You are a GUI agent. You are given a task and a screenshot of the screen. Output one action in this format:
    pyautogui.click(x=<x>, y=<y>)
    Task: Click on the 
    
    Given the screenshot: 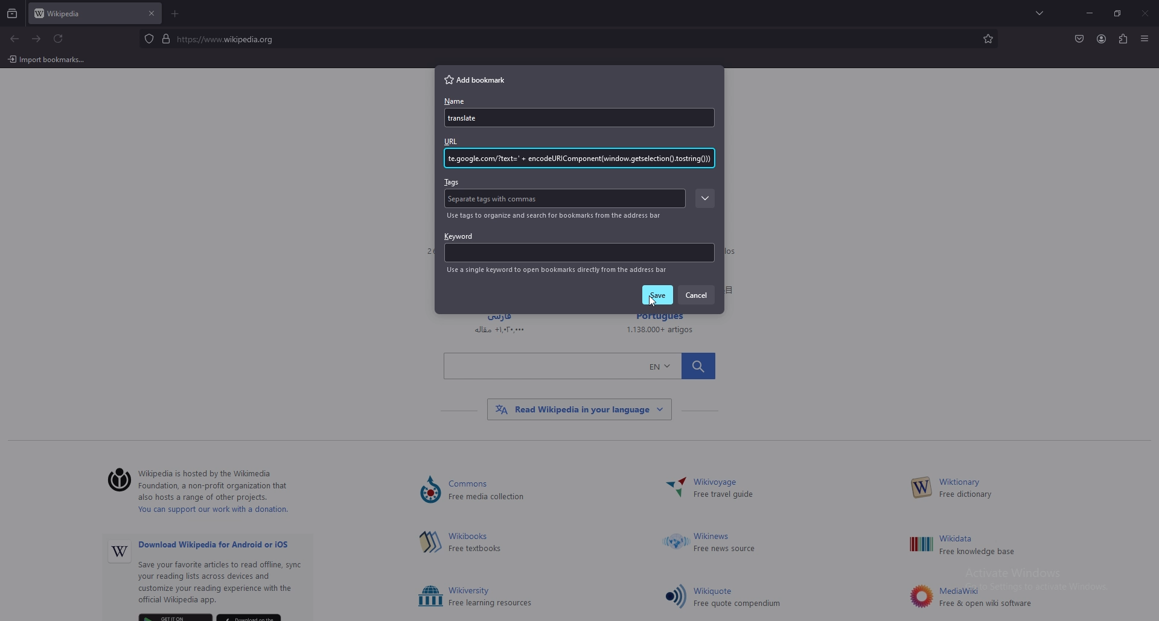 What is the action you would take?
    pyautogui.click(x=579, y=409)
    